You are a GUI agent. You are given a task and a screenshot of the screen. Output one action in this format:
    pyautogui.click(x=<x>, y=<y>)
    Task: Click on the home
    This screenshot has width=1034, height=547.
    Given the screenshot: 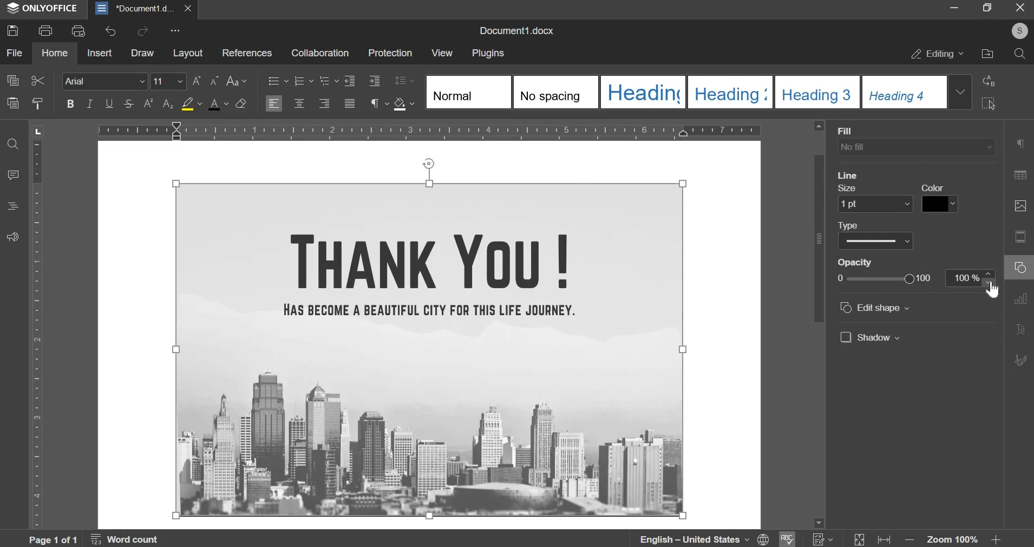 What is the action you would take?
    pyautogui.click(x=54, y=52)
    